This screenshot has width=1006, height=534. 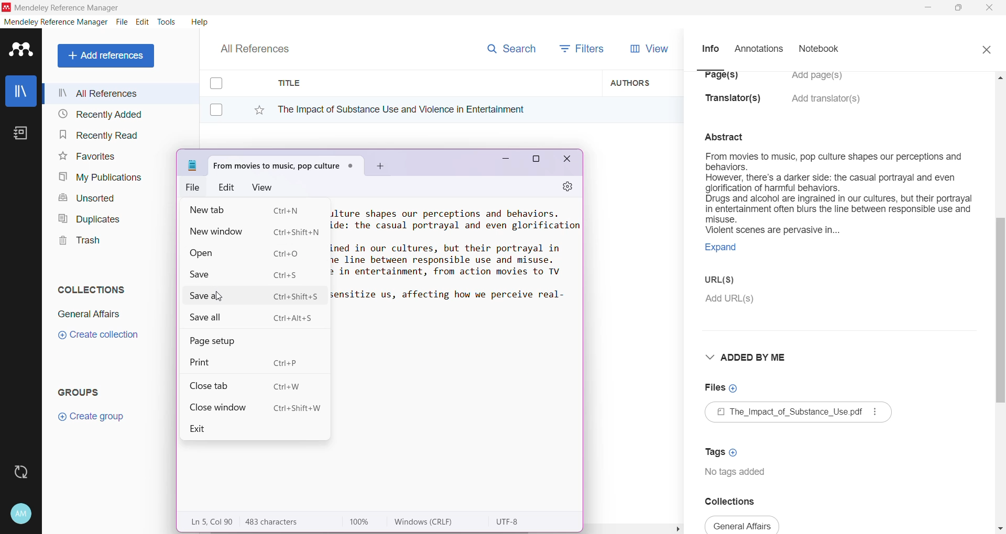 I want to click on Vertical Scroll Bar, so click(x=1000, y=302).